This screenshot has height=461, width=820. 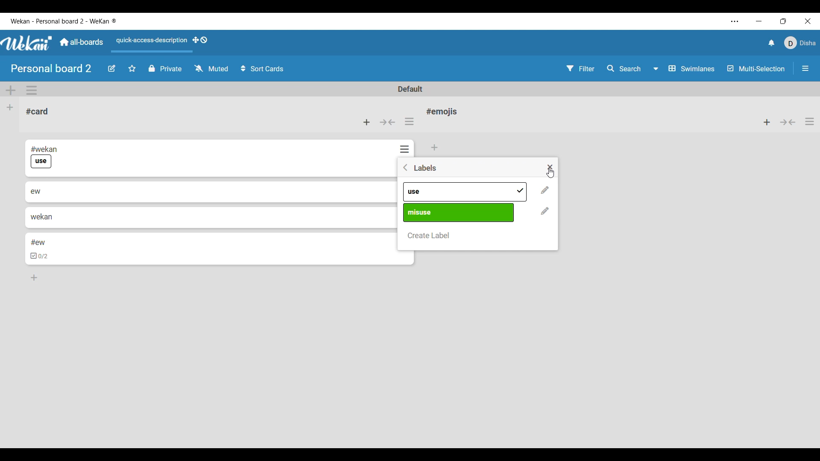 What do you see at coordinates (150, 41) in the screenshot?
I see `Quick access description` at bounding box center [150, 41].